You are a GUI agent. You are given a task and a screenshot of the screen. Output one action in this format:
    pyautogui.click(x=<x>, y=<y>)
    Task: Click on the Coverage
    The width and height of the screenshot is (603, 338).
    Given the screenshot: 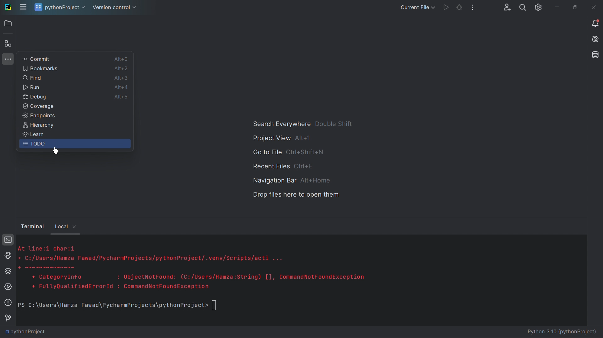 What is the action you would take?
    pyautogui.click(x=46, y=107)
    